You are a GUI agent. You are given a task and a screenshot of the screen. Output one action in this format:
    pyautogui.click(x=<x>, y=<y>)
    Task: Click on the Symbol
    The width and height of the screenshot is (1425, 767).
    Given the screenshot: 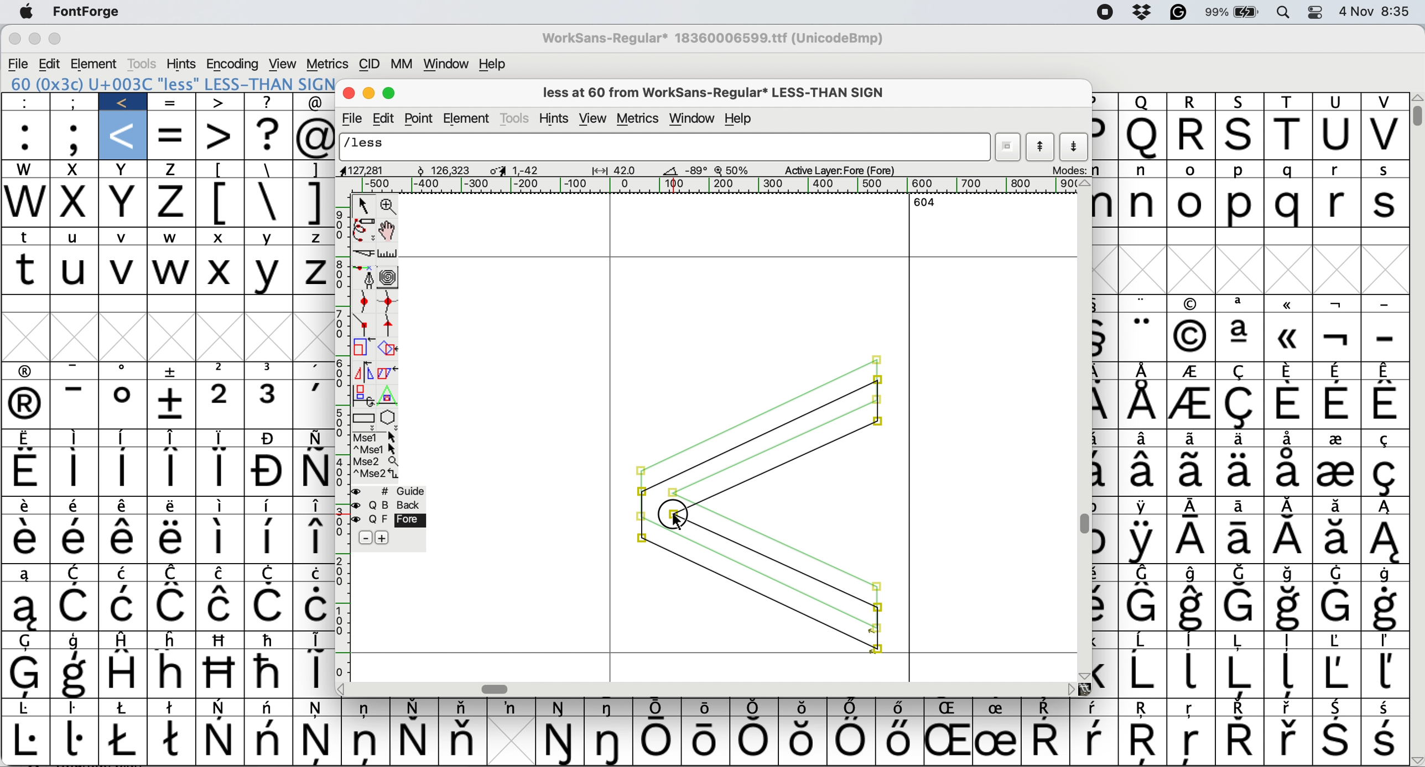 What is the action you would take?
    pyautogui.click(x=1287, y=641)
    